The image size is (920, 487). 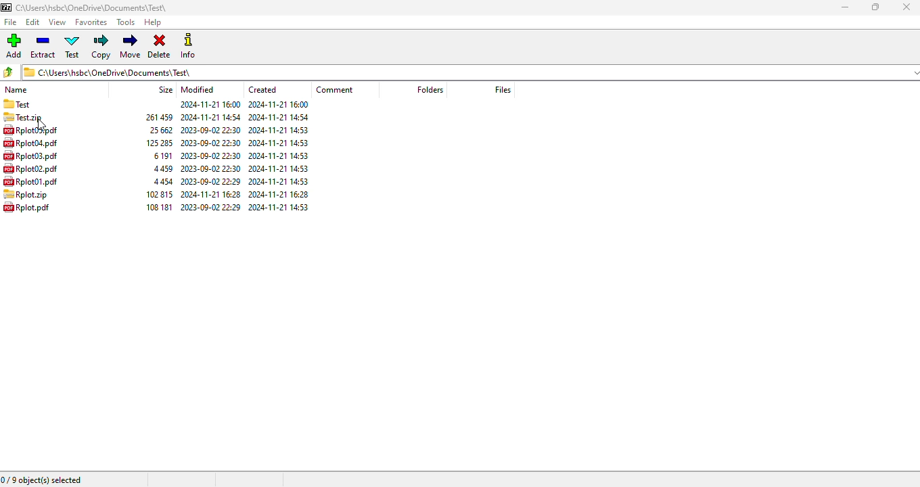 What do you see at coordinates (26, 194) in the screenshot?
I see `file` at bounding box center [26, 194].